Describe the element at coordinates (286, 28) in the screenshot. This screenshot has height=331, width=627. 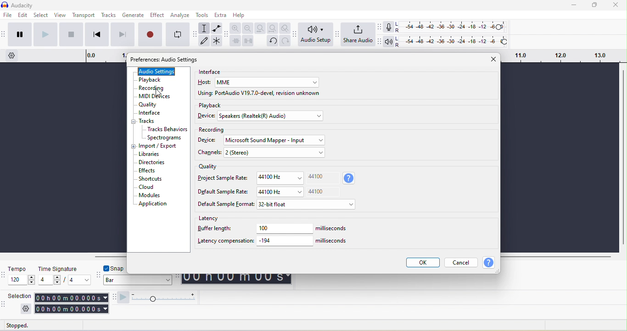
I see `zoom toggle` at that location.